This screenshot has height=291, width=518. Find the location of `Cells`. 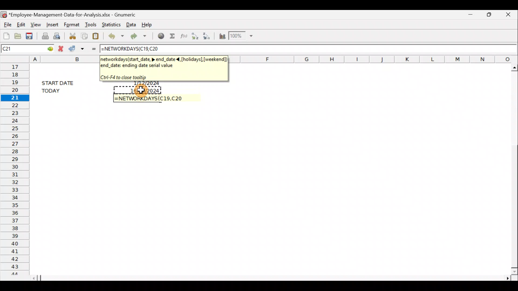

Cells is located at coordinates (267, 192).